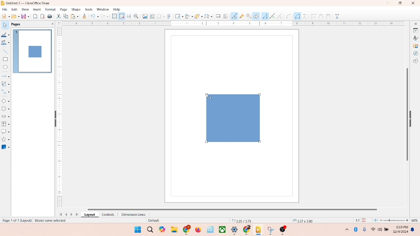 Image resolution: width=420 pixels, height=236 pixels. I want to click on sidebar settings, so click(415, 24).